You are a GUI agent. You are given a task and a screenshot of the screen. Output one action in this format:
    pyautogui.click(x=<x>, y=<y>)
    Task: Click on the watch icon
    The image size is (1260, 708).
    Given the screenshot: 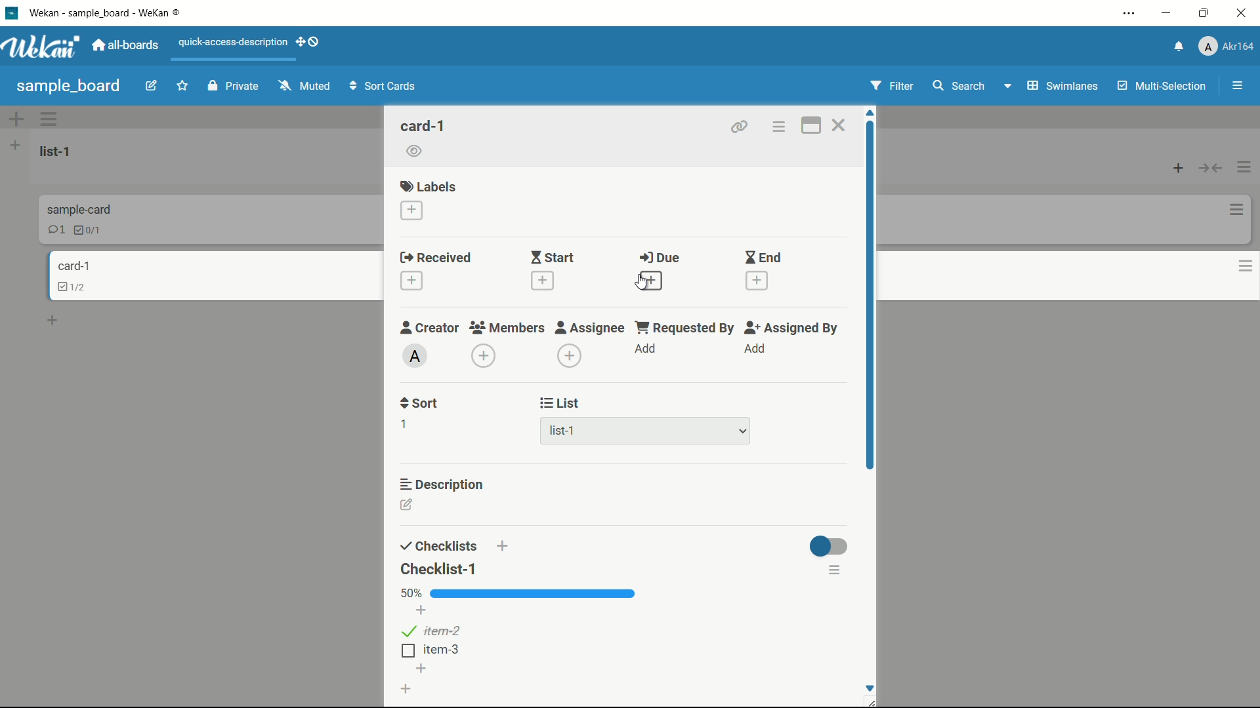 What is the action you would take?
    pyautogui.click(x=414, y=151)
    